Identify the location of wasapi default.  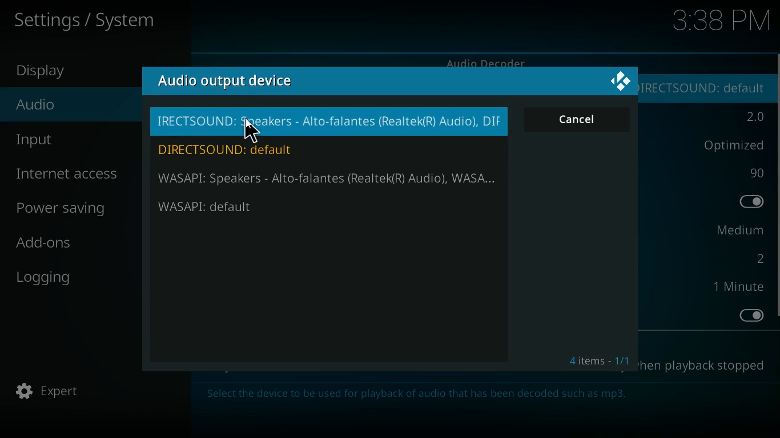
(249, 207).